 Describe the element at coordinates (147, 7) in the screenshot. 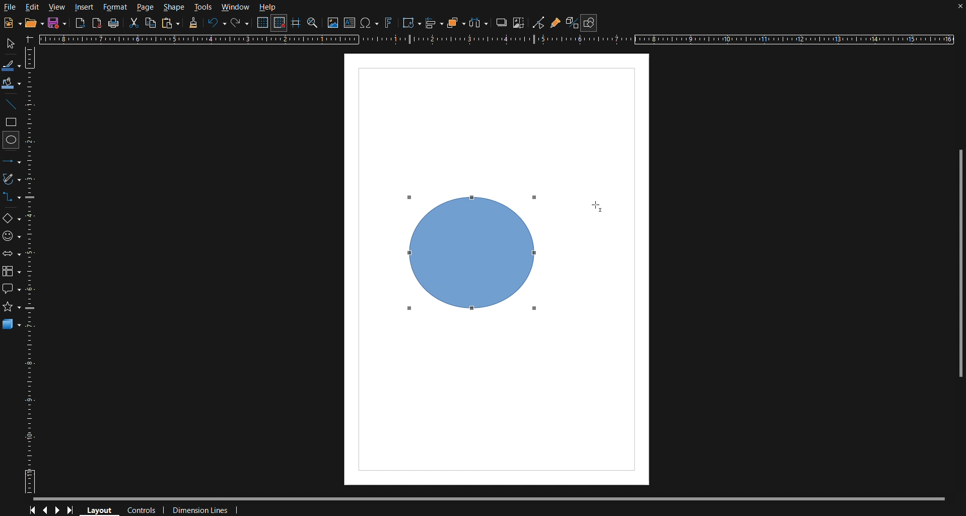

I see `Page` at that location.